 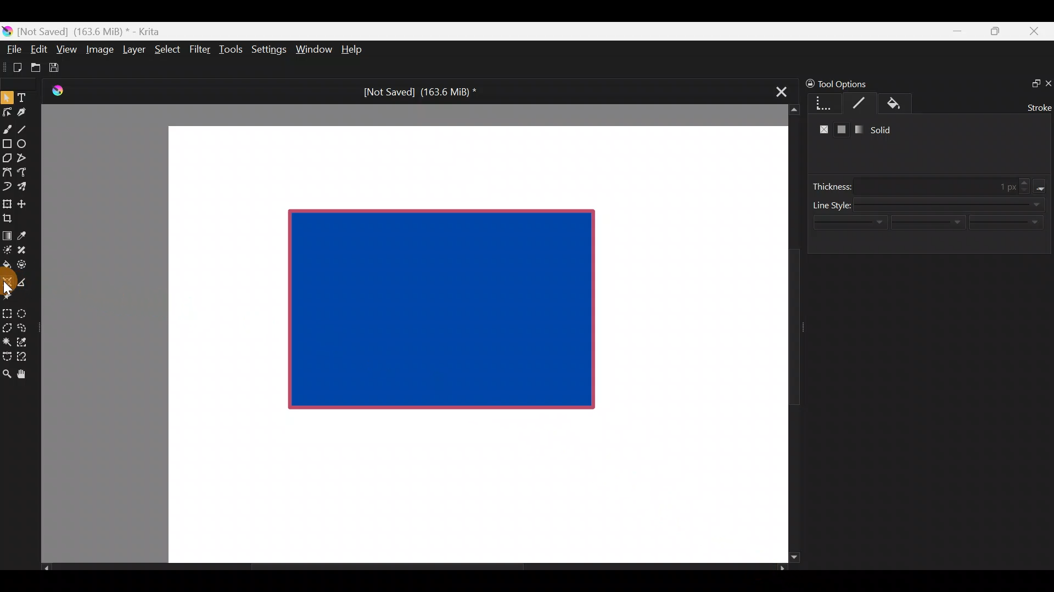 I want to click on Open an existing document, so click(x=36, y=69).